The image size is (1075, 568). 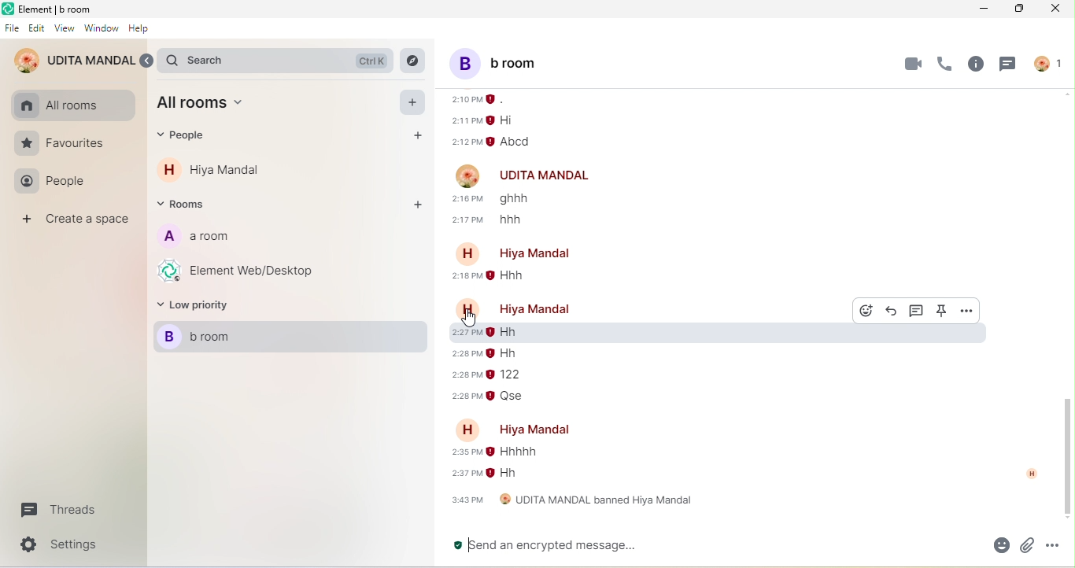 I want to click on sending message time, so click(x=461, y=396).